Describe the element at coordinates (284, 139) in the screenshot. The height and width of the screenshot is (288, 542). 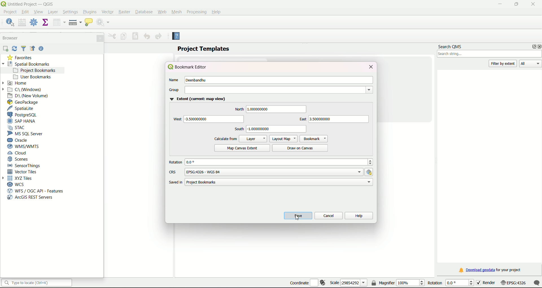
I see `Layout Map` at that location.